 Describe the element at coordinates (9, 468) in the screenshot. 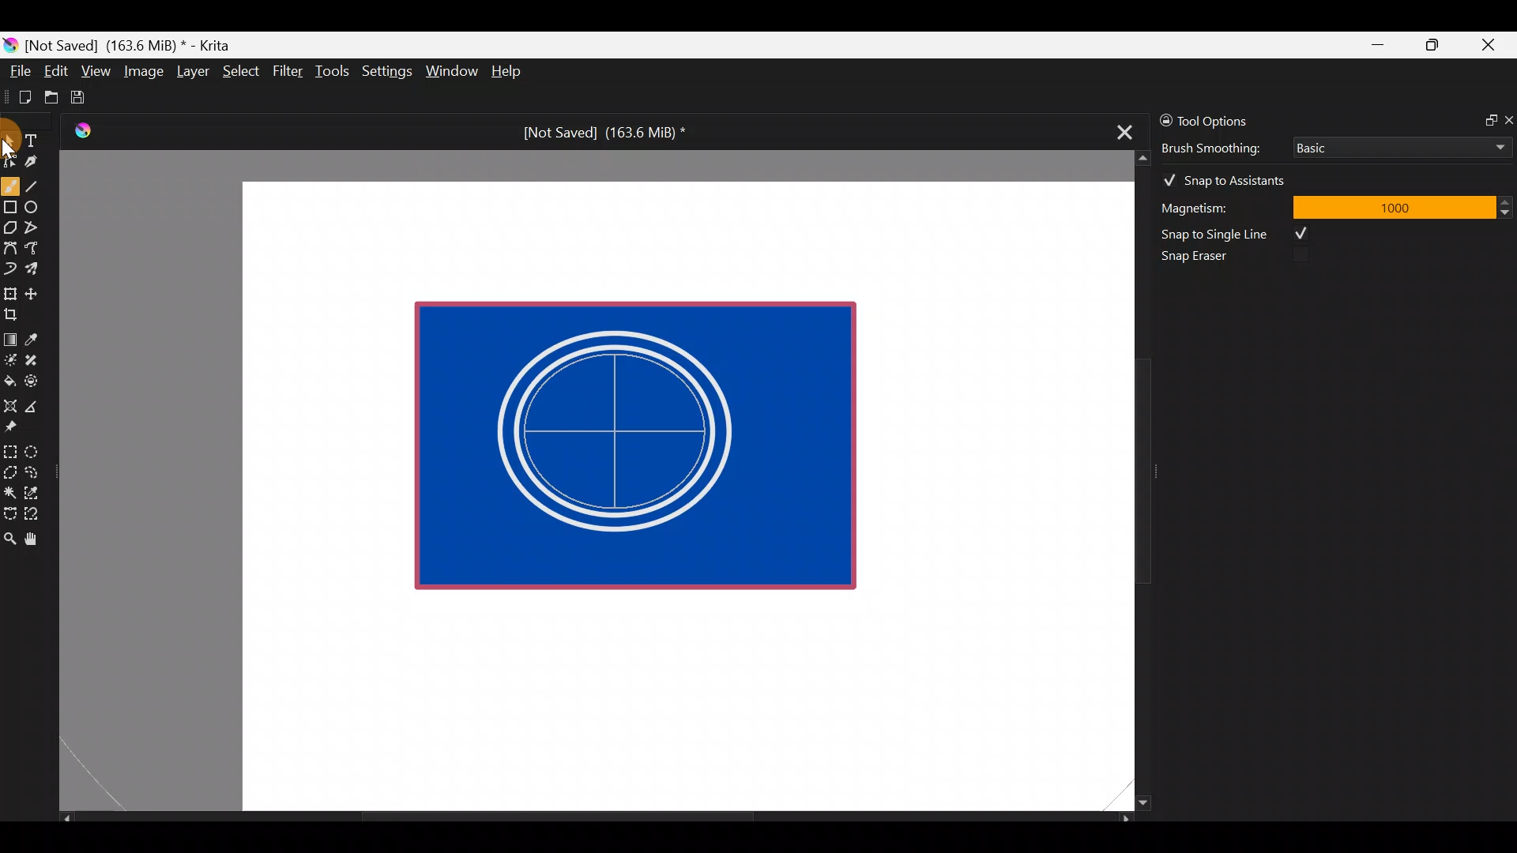

I see `Polygonal section tool` at that location.